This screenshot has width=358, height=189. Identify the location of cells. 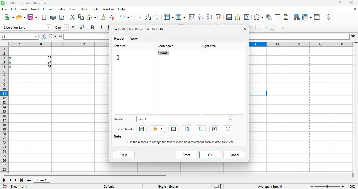
(30, 63).